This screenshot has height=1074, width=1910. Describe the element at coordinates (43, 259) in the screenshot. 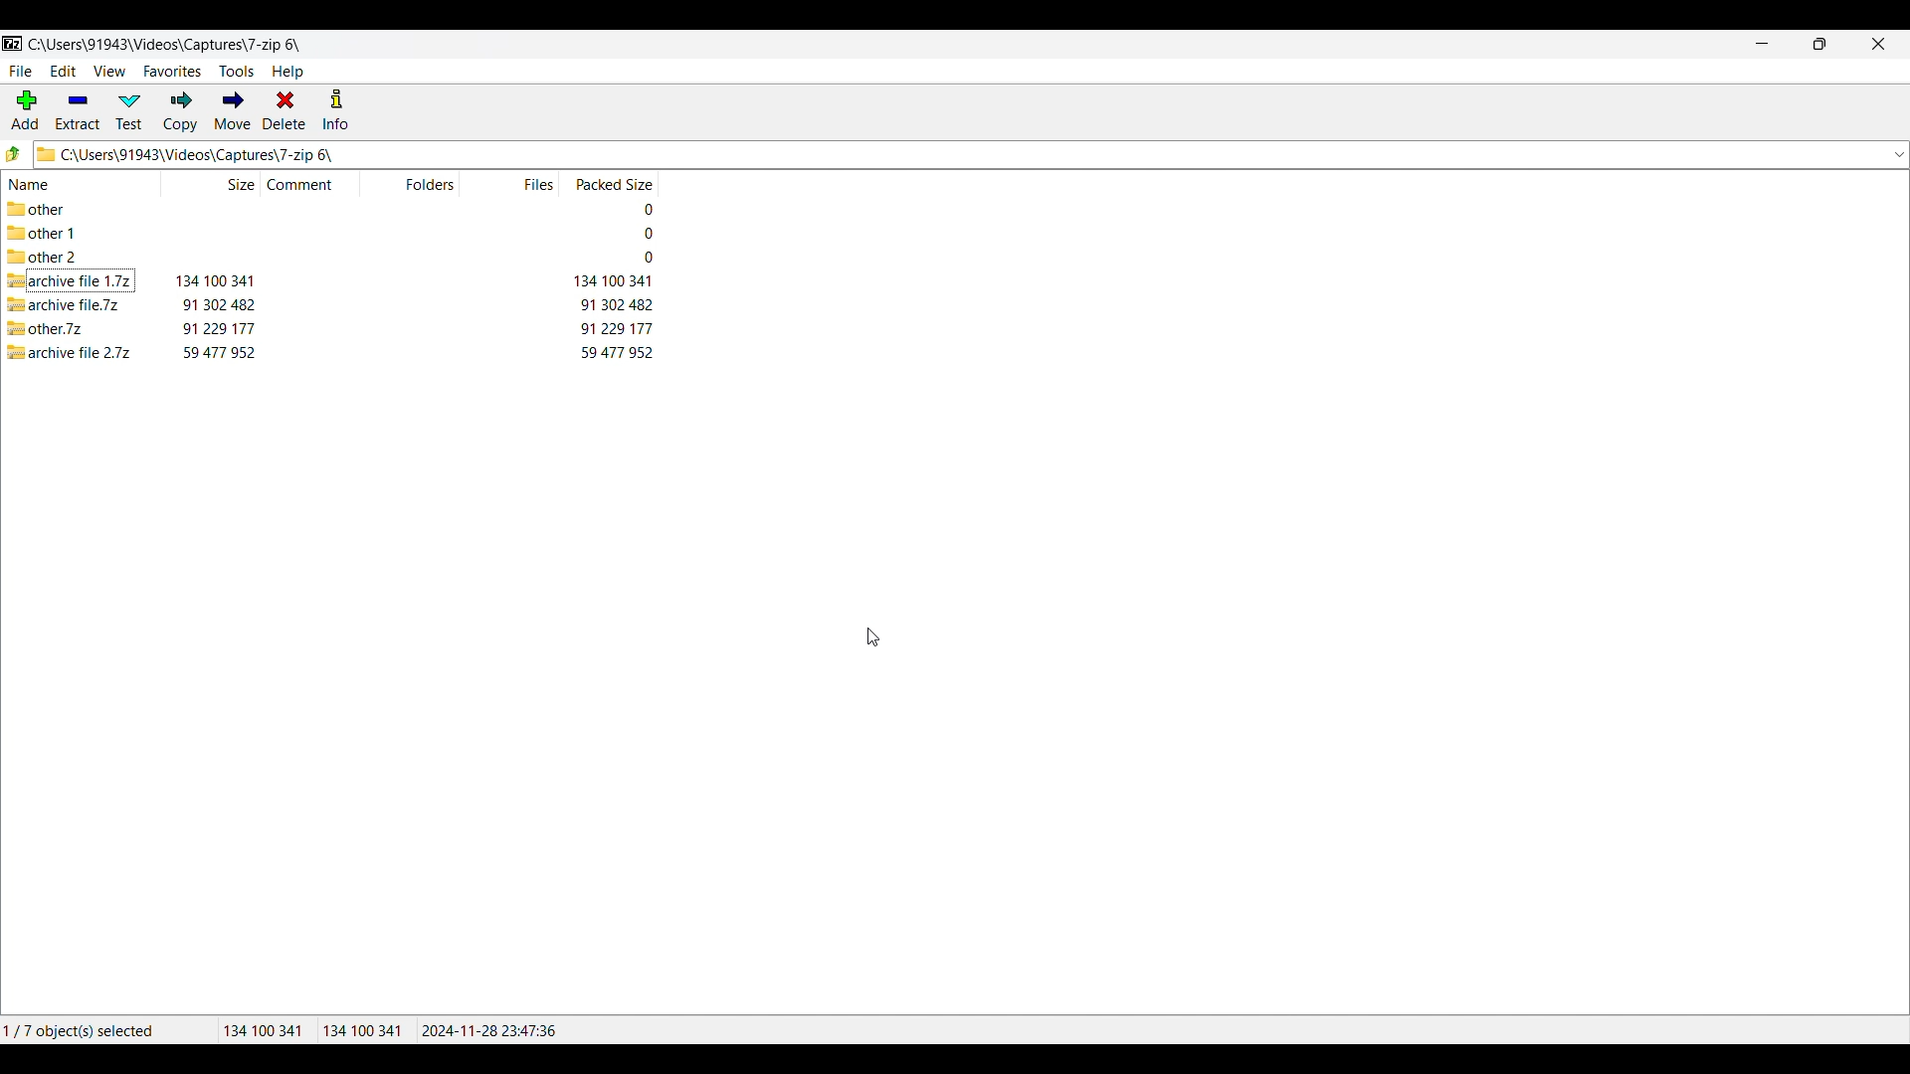

I see `other 2 ` at that location.